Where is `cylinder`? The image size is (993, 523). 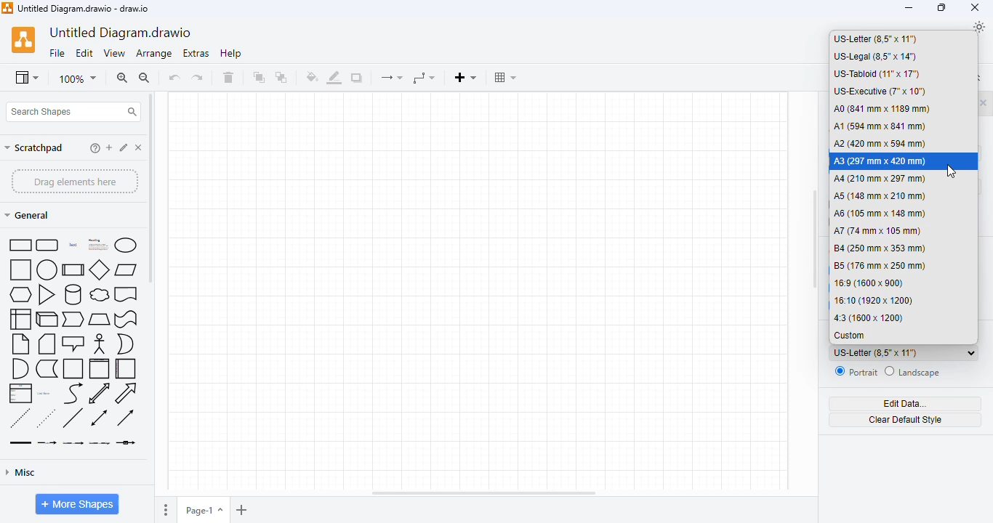
cylinder is located at coordinates (73, 294).